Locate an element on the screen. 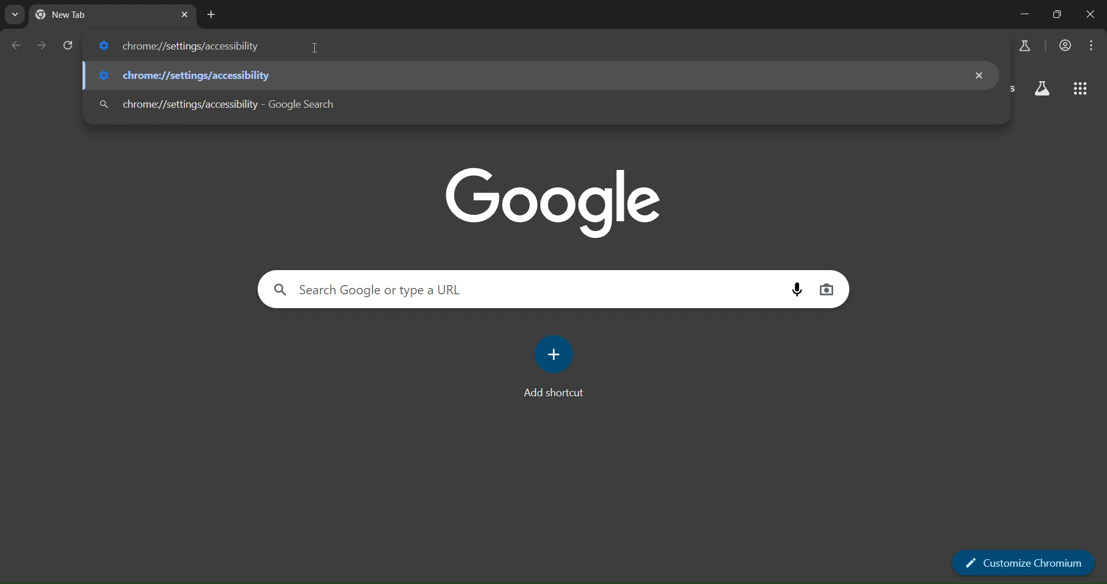 This screenshot has height=584, width=1107. search tabs is located at coordinates (13, 16).